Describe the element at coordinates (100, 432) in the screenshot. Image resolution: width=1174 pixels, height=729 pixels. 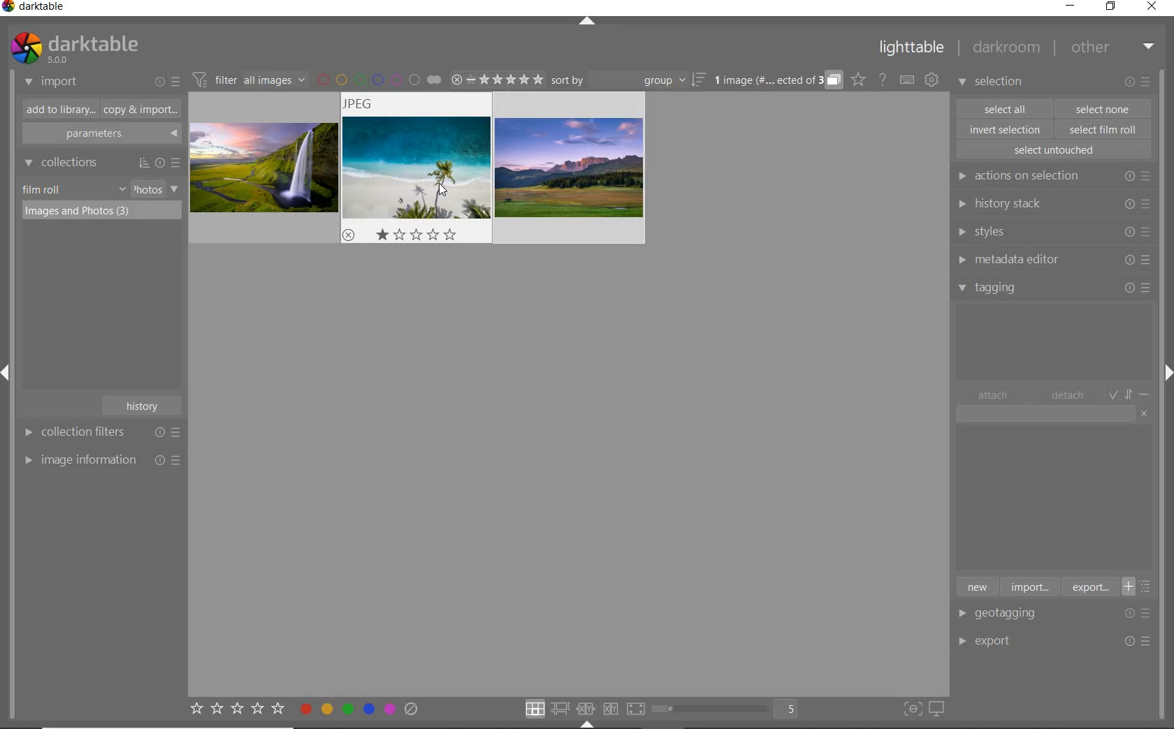
I see `collection filters` at that location.